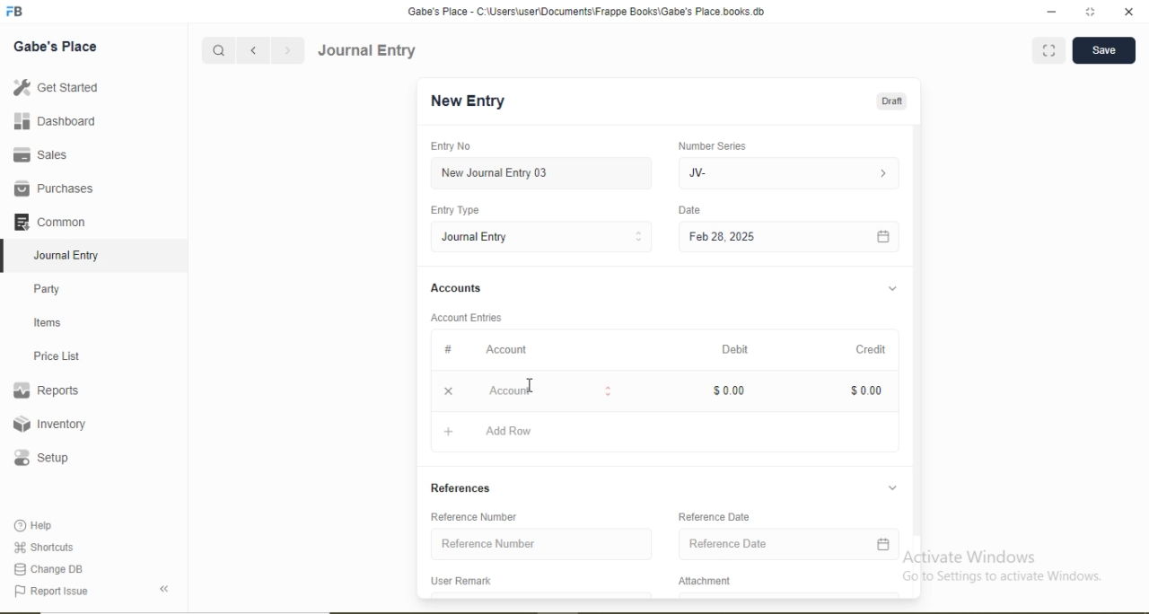  What do you see at coordinates (40, 458) in the screenshot?
I see `Setup` at bounding box center [40, 458].